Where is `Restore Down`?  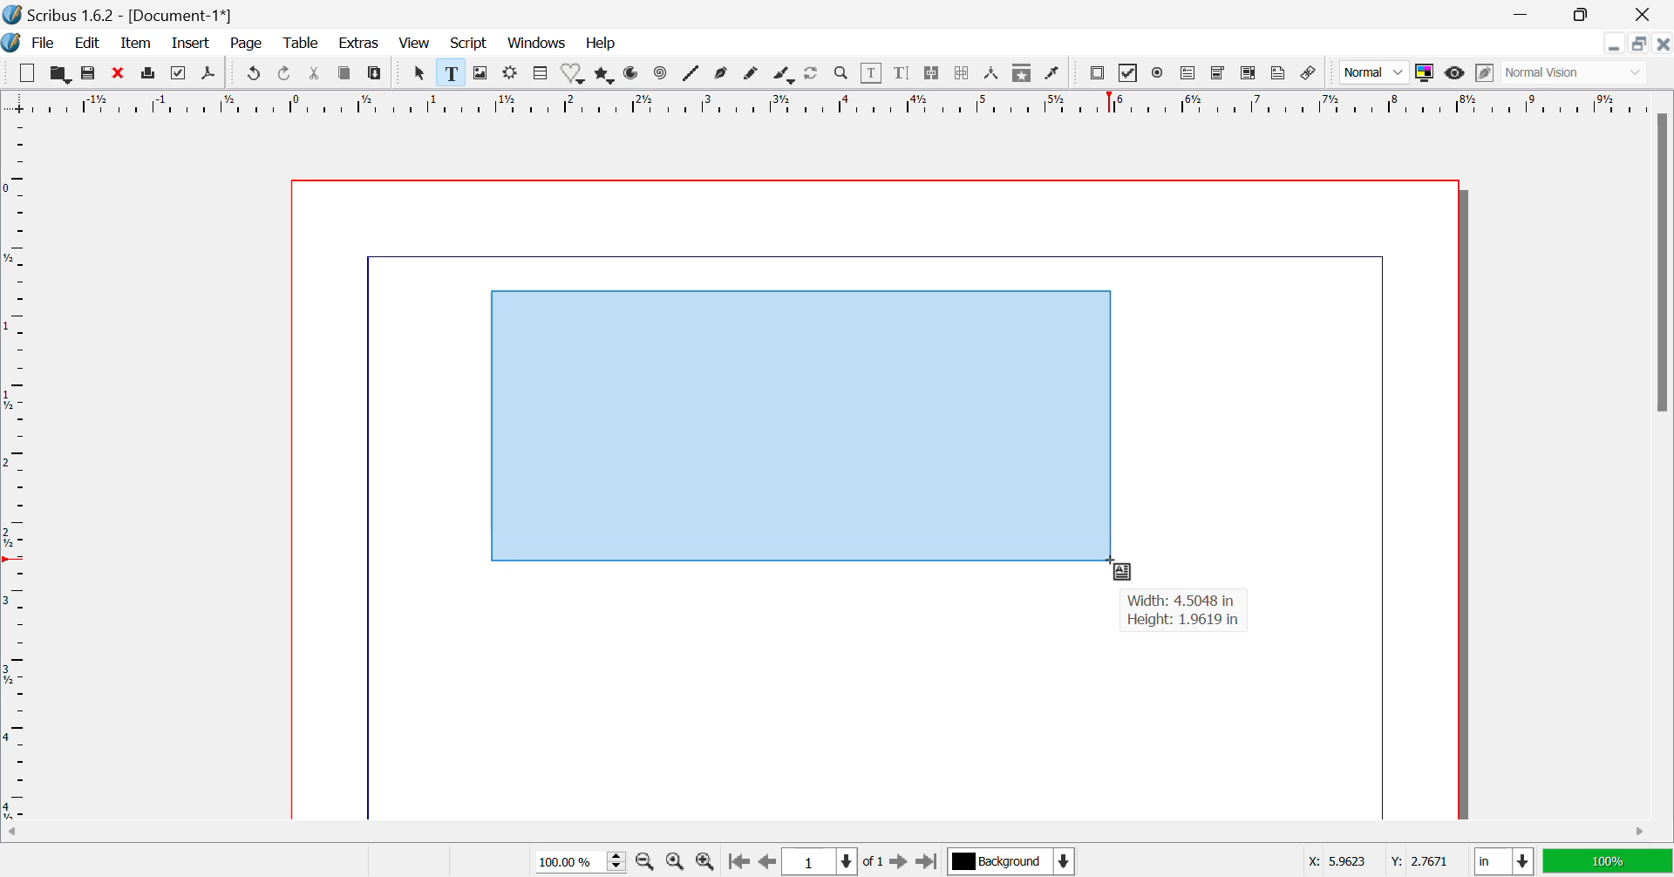 Restore Down is located at coordinates (1526, 13).